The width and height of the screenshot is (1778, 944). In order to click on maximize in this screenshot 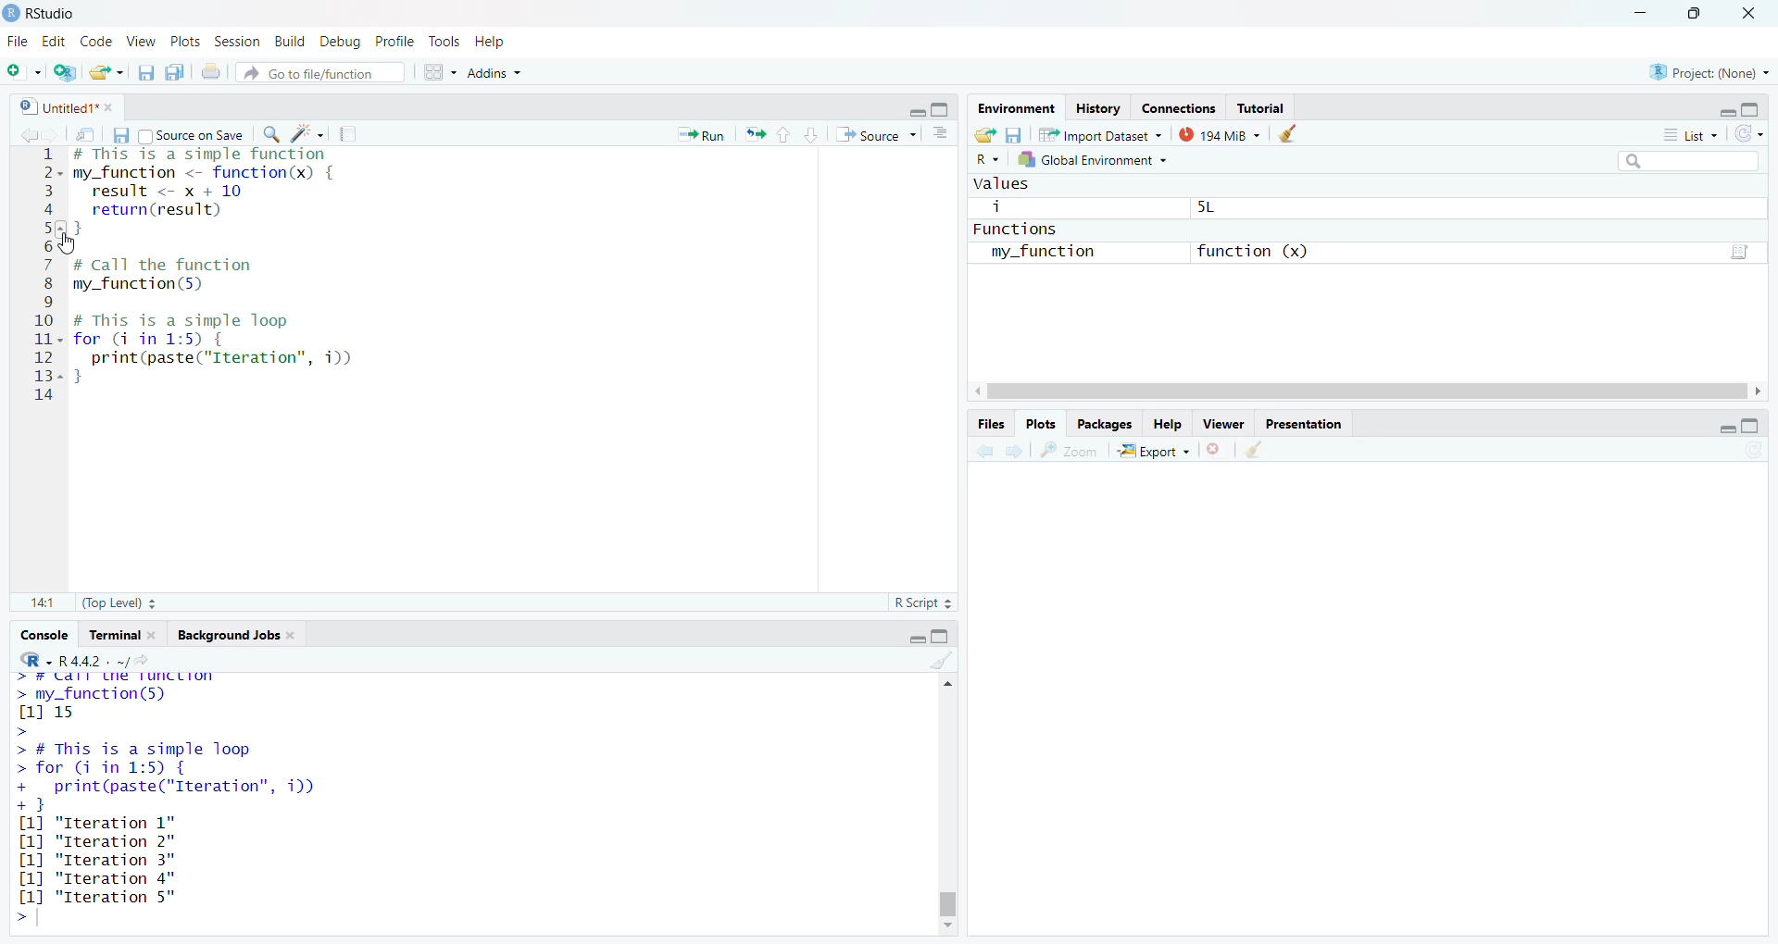, I will do `click(945, 637)`.